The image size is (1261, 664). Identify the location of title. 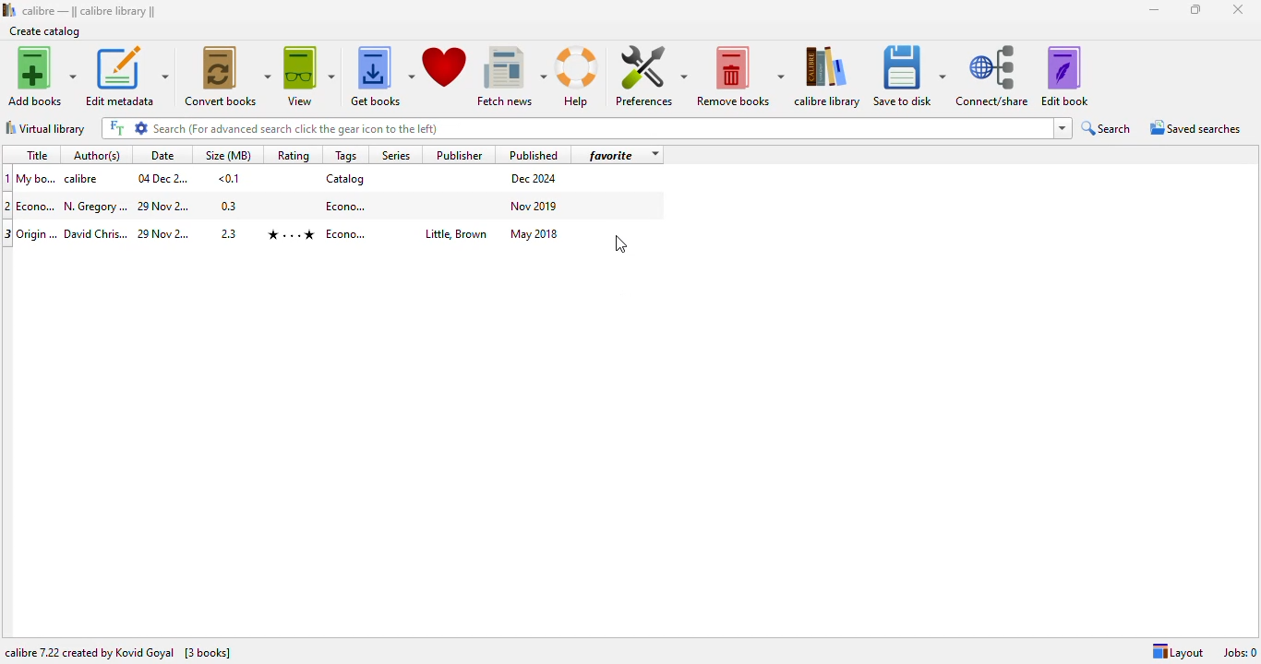
(36, 155).